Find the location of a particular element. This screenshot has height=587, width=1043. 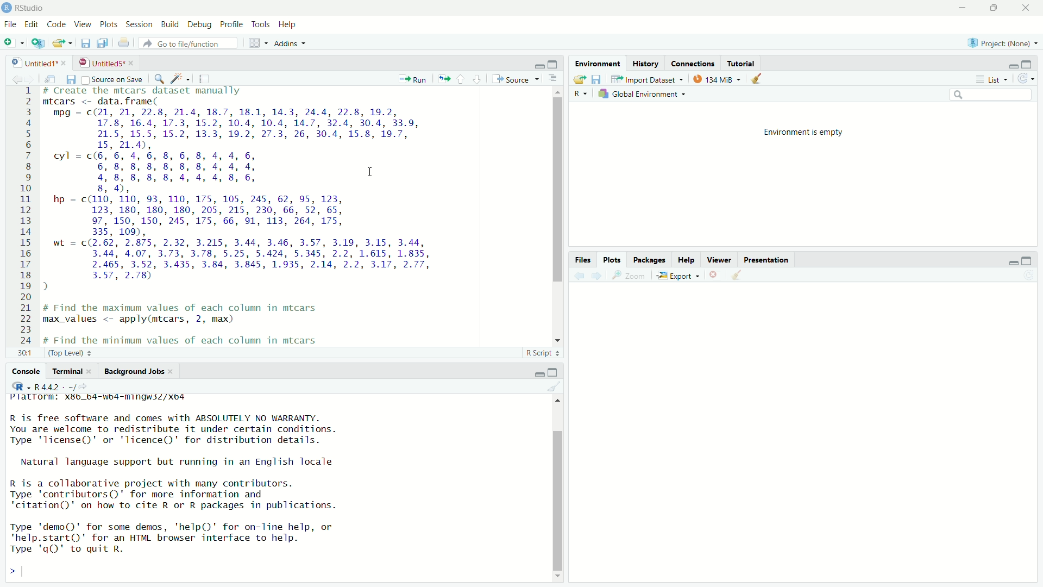

search is located at coordinates (160, 80).